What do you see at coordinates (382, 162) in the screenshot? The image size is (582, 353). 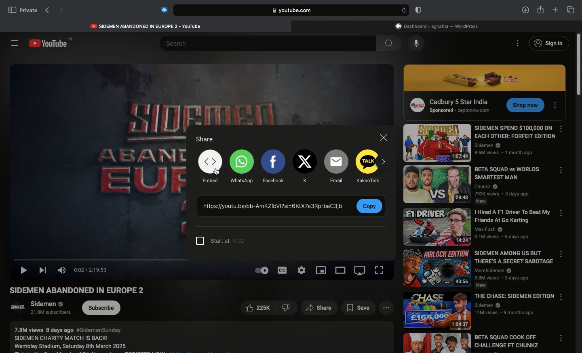 I see `Next` at bounding box center [382, 162].